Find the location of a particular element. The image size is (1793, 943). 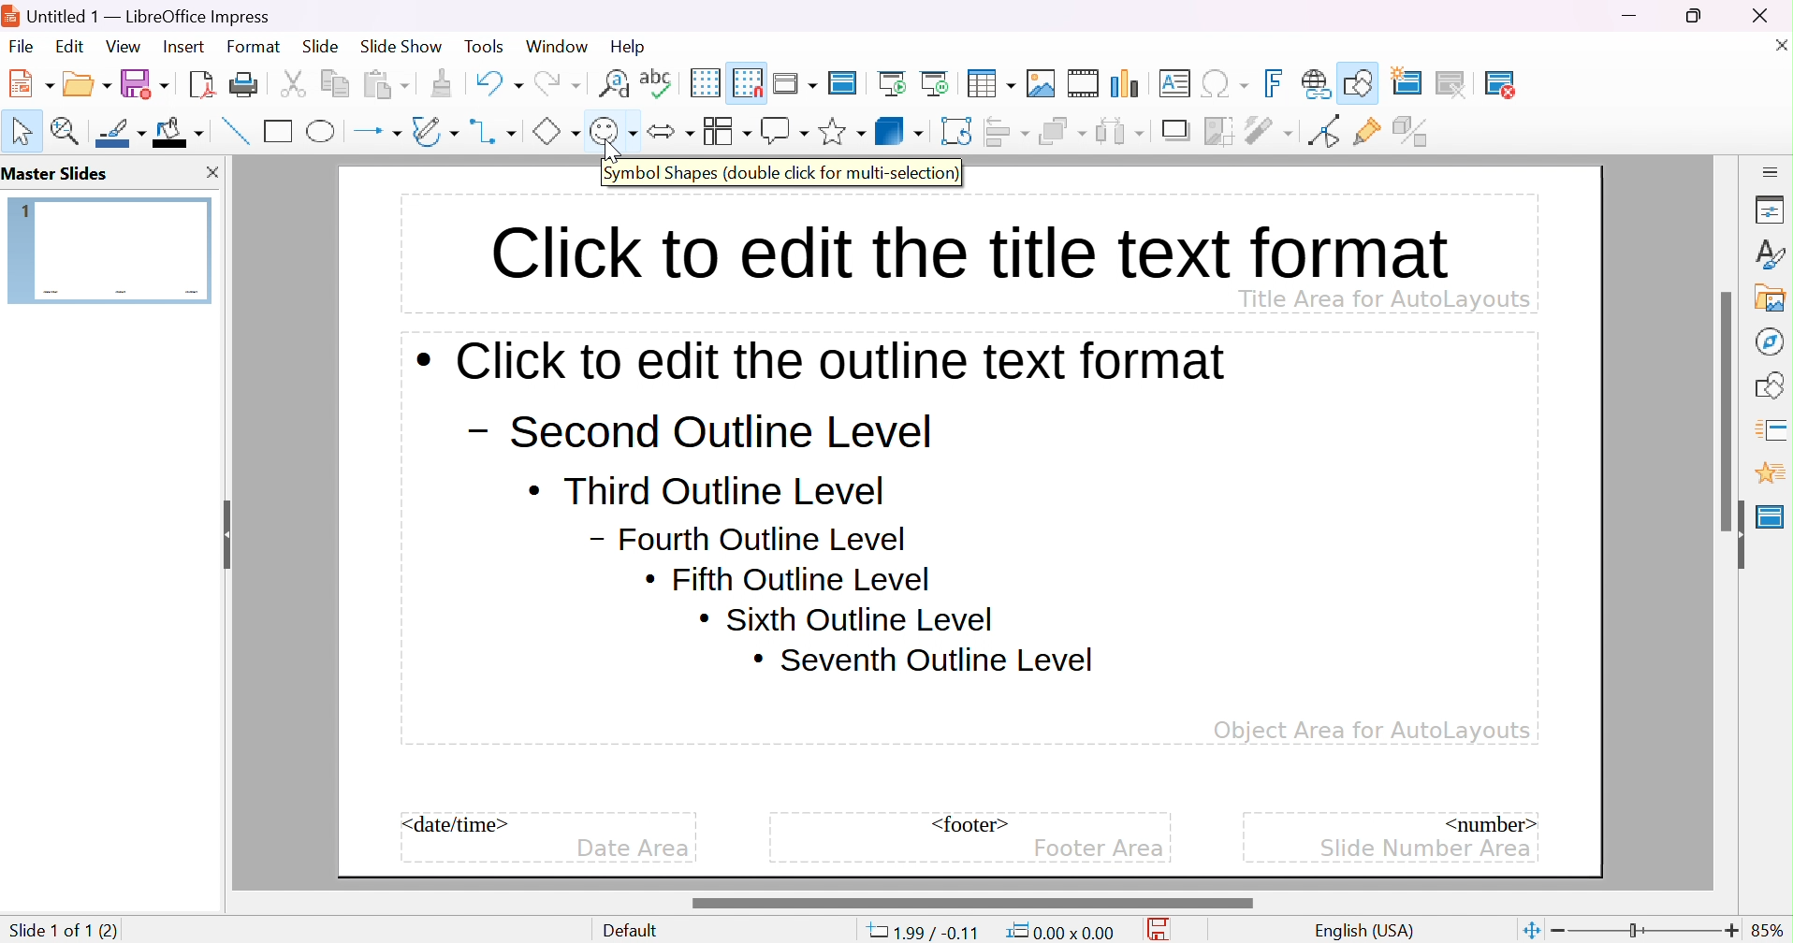

callout shapes is located at coordinates (784, 131).